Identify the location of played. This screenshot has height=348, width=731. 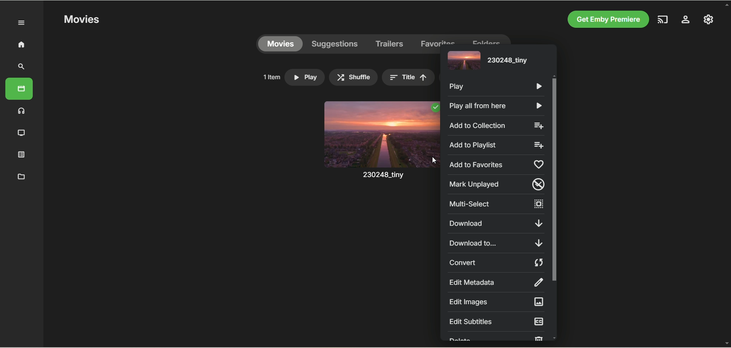
(434, 108).